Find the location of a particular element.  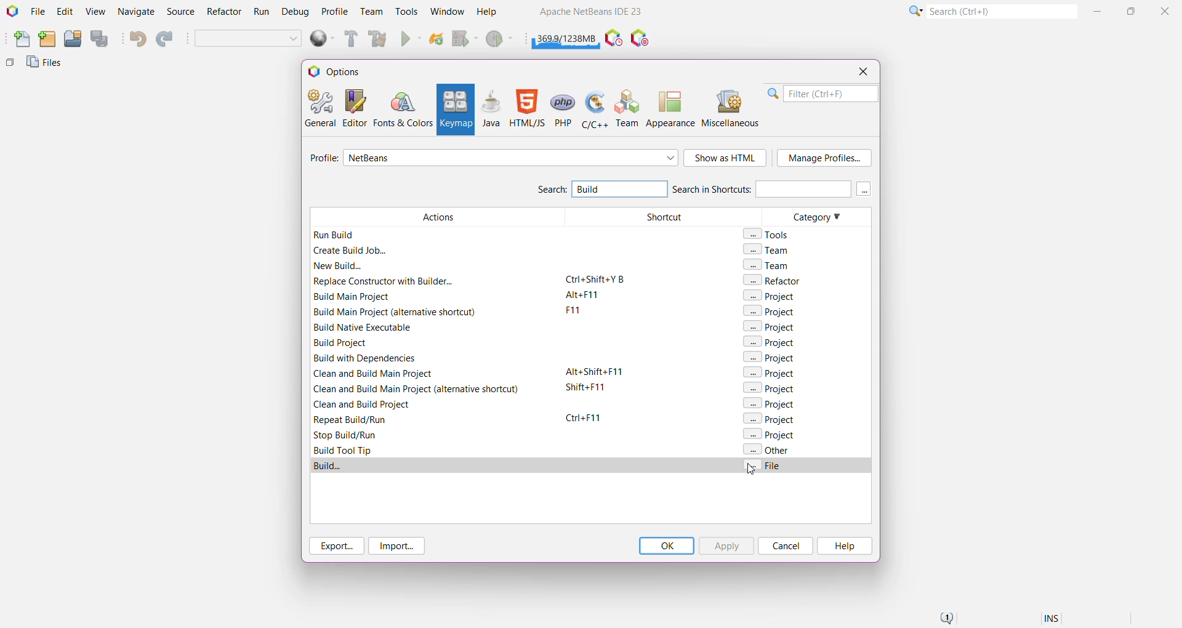

New Project is located at coordinates (47, 39).